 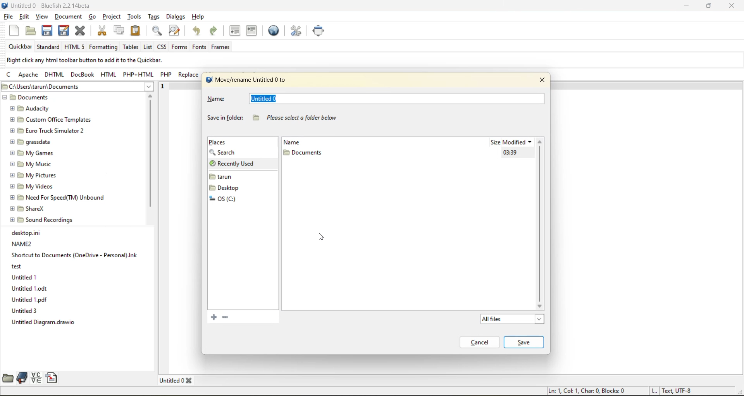 I want to click on fonts, so click(x=199, y=46).